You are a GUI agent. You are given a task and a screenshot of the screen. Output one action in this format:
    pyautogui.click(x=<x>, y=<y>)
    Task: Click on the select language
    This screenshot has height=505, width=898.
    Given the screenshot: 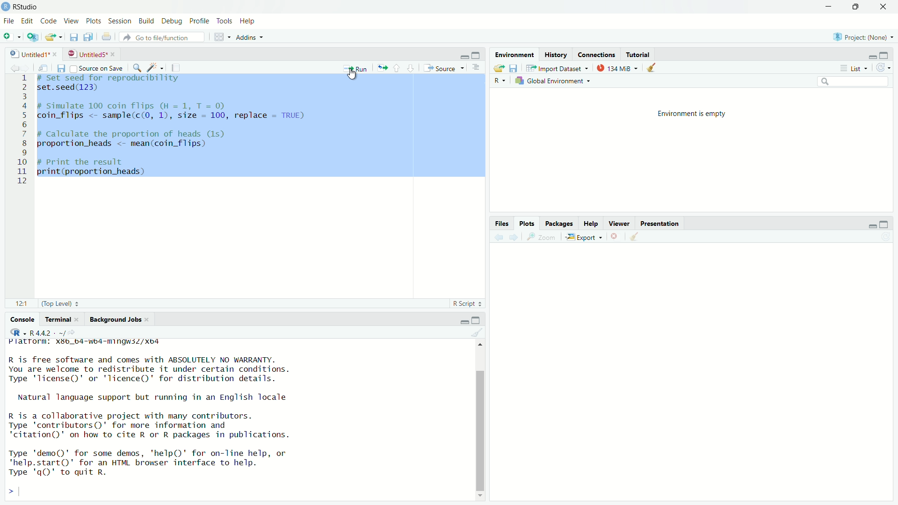 What is the action you would take?
    pyautogui.click(x=501, y=81)
    